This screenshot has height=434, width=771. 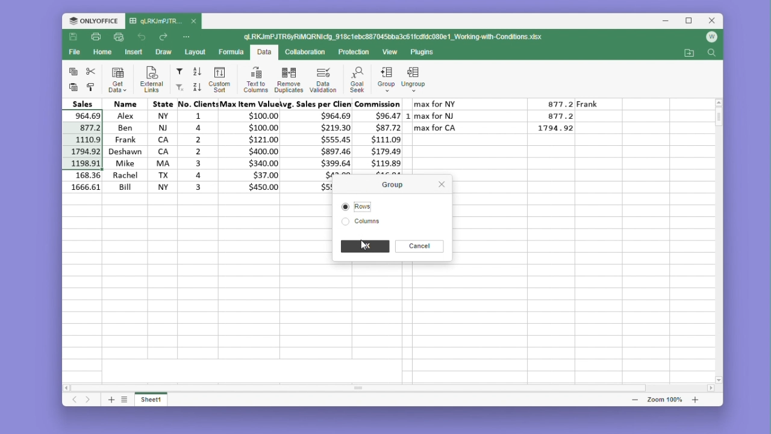 I want to click on quick print, so click(x=119, y=37).